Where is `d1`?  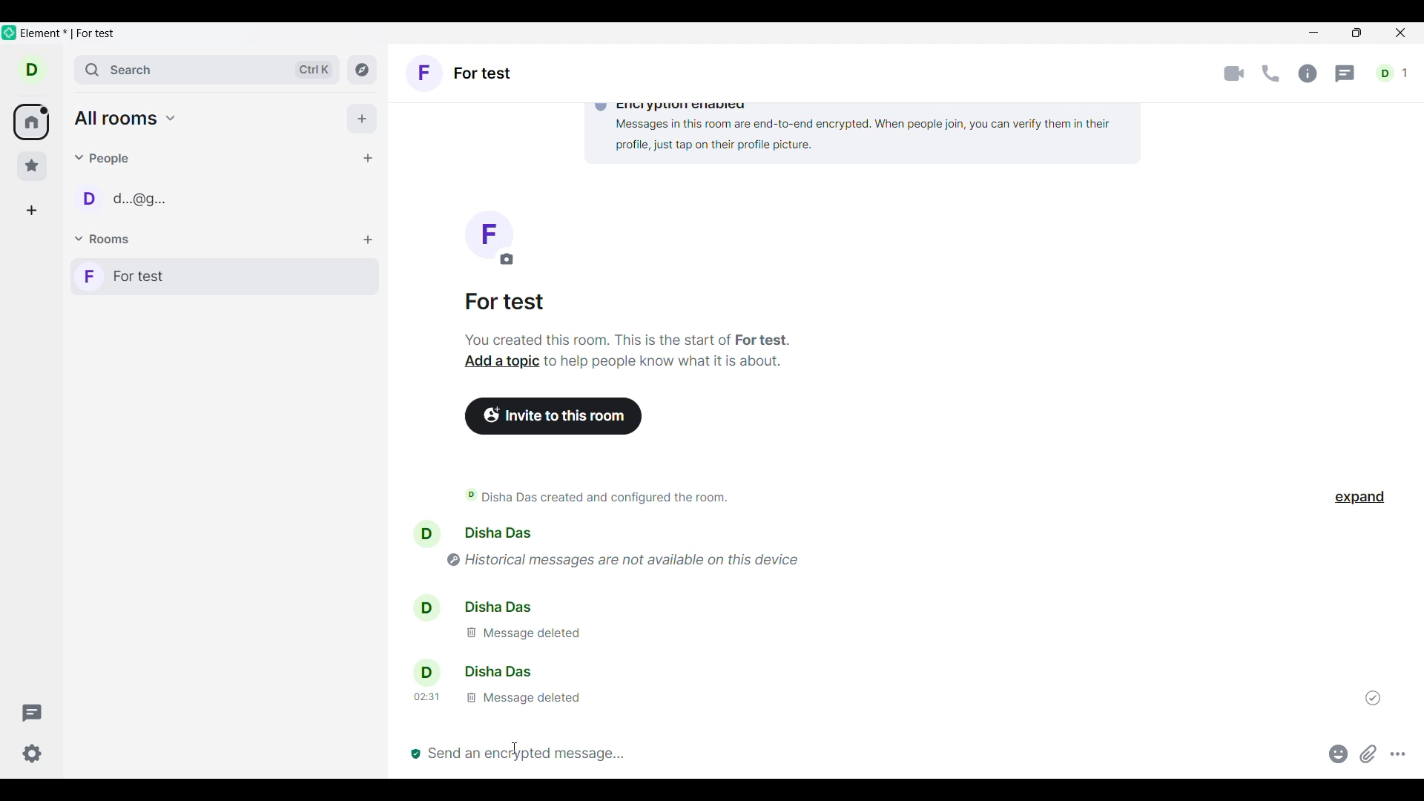 d1 is located at coordinates (1394, 73).